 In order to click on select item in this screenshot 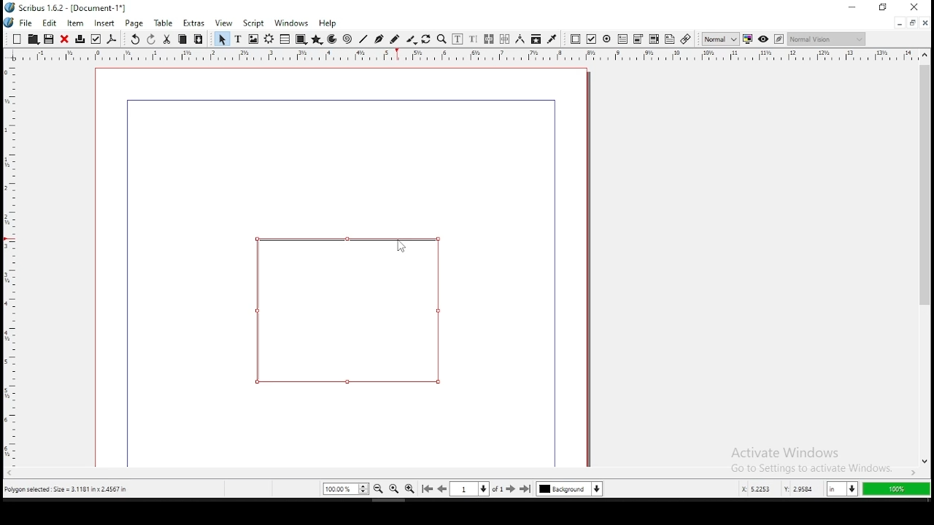, I will do `click(222, 39)`.